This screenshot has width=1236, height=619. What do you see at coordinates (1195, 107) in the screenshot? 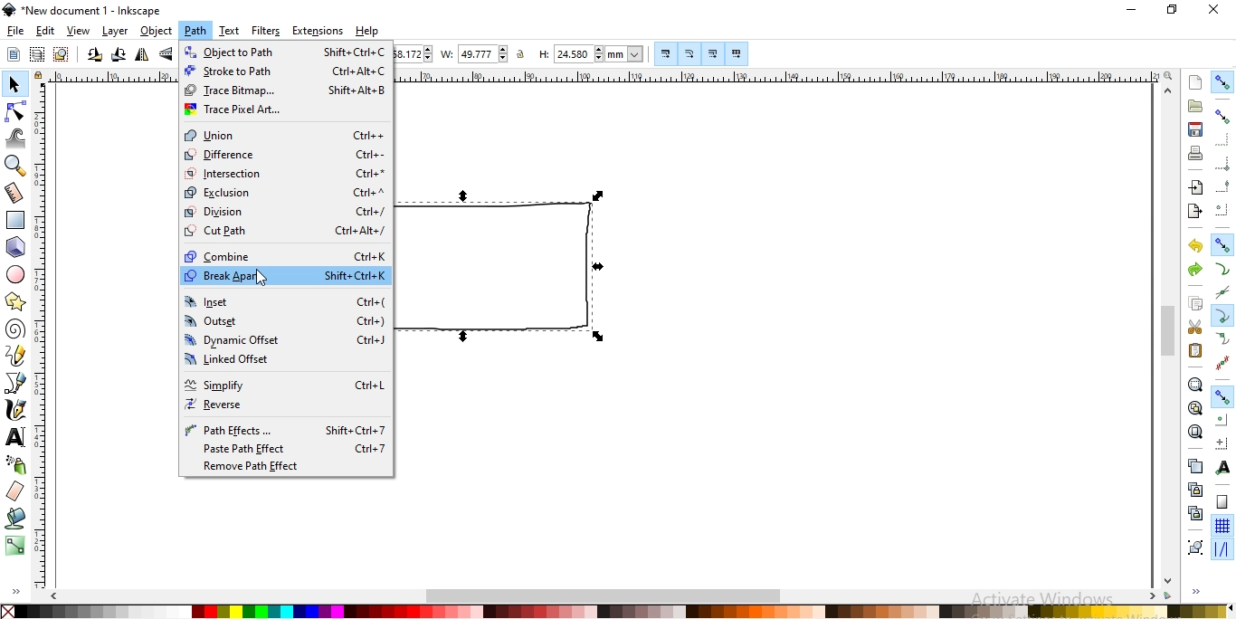
I see `open an existing document` at bounding box center [1195, 107].